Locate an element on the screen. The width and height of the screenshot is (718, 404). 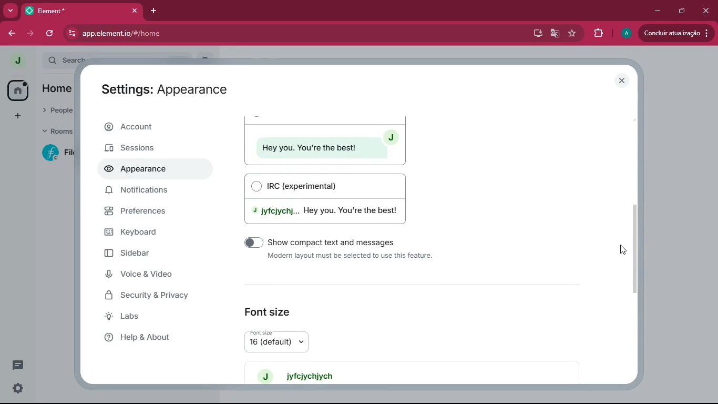
home is located at coordinates (17, 90).